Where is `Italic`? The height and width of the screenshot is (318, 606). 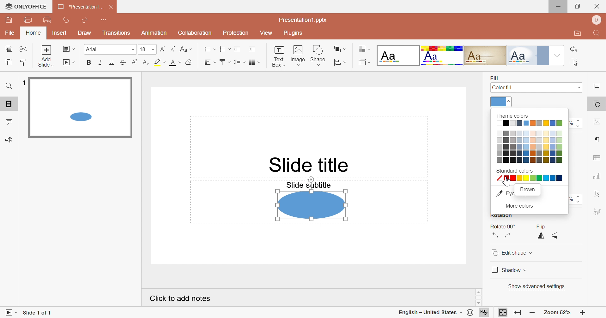 Italic is located at coordinates (100, 62).